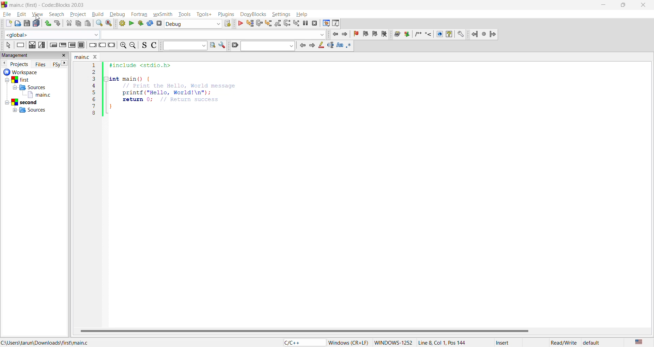  Describe the element at coordinates (311, 45) in the screenshot. I see `next` at that location.